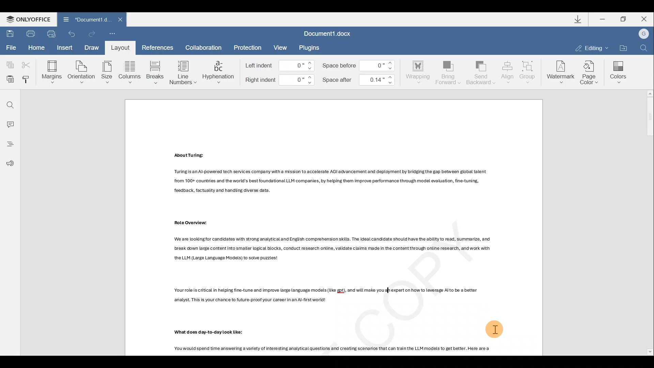 The width and height of the screenshot is (654, 368). What do you see at coordinates (28, 19) in the screenshot?
I see `ONLYOFFICE` at bounding box center [28, 19].